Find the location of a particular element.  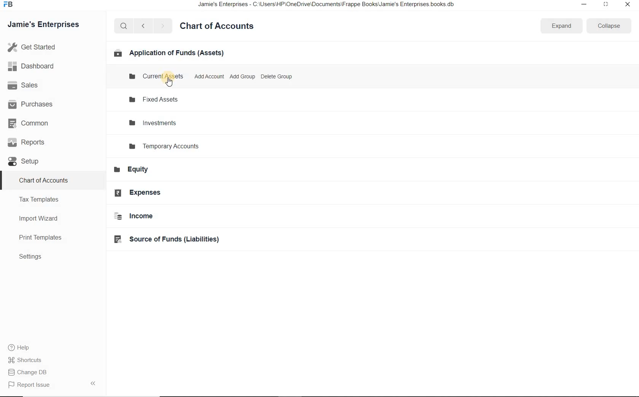

maximize is located at coordinates (605, 4).